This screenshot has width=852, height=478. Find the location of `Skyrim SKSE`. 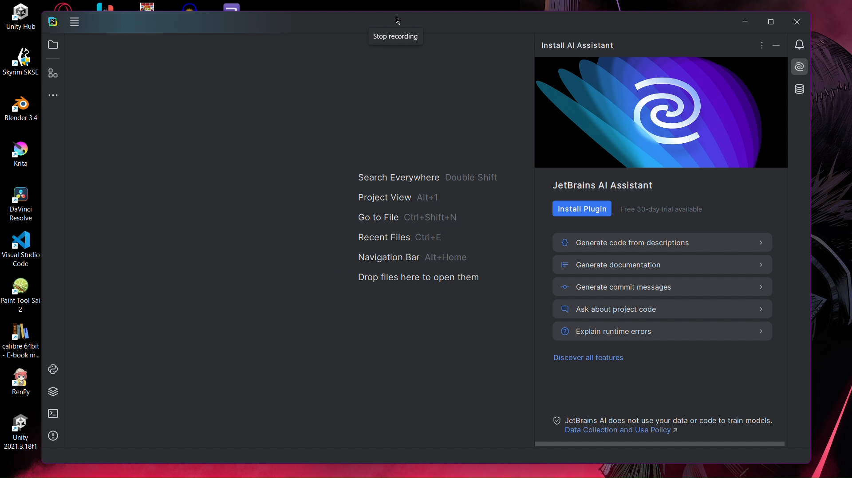

Skyrim SKSE is located at coordinates (20, 61).